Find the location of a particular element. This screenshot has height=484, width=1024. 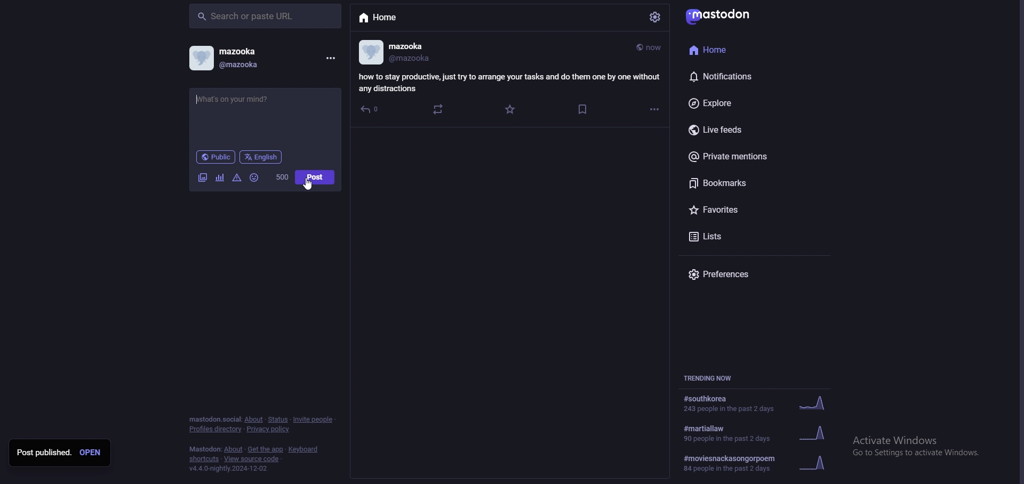

save is located at coordinates (583, 110).